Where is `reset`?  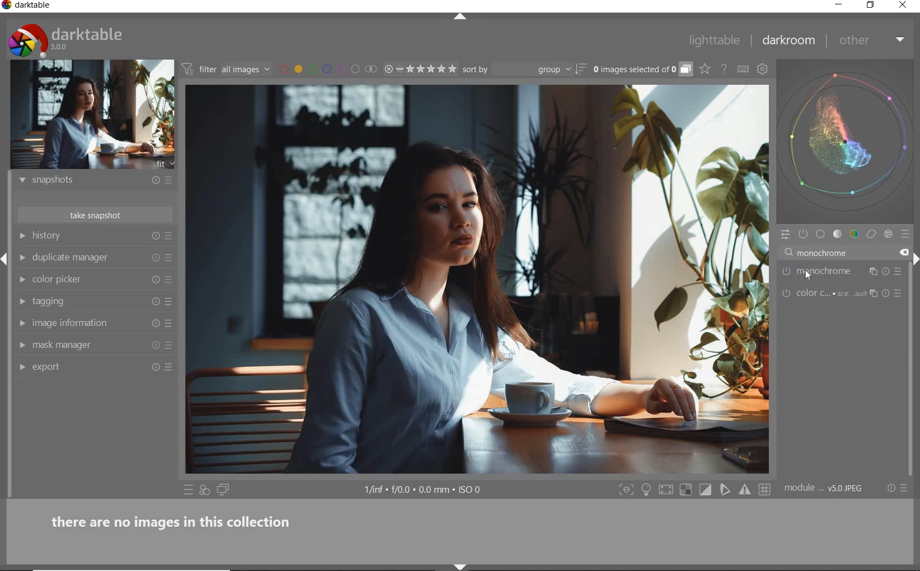 reset is located at coordinates (156, 278).